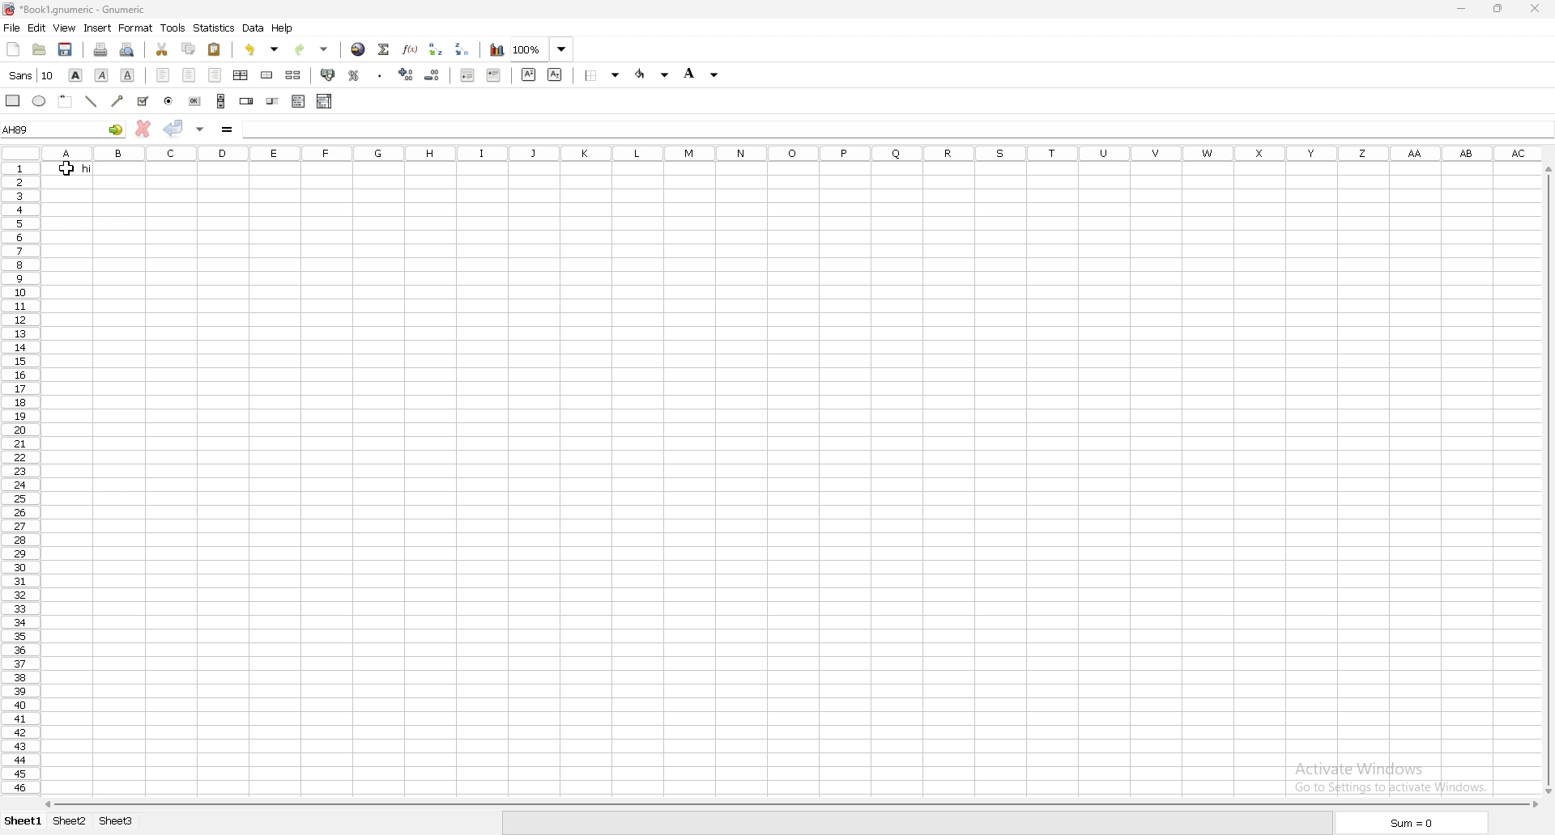  I want to click on align left, so click(163, 76).